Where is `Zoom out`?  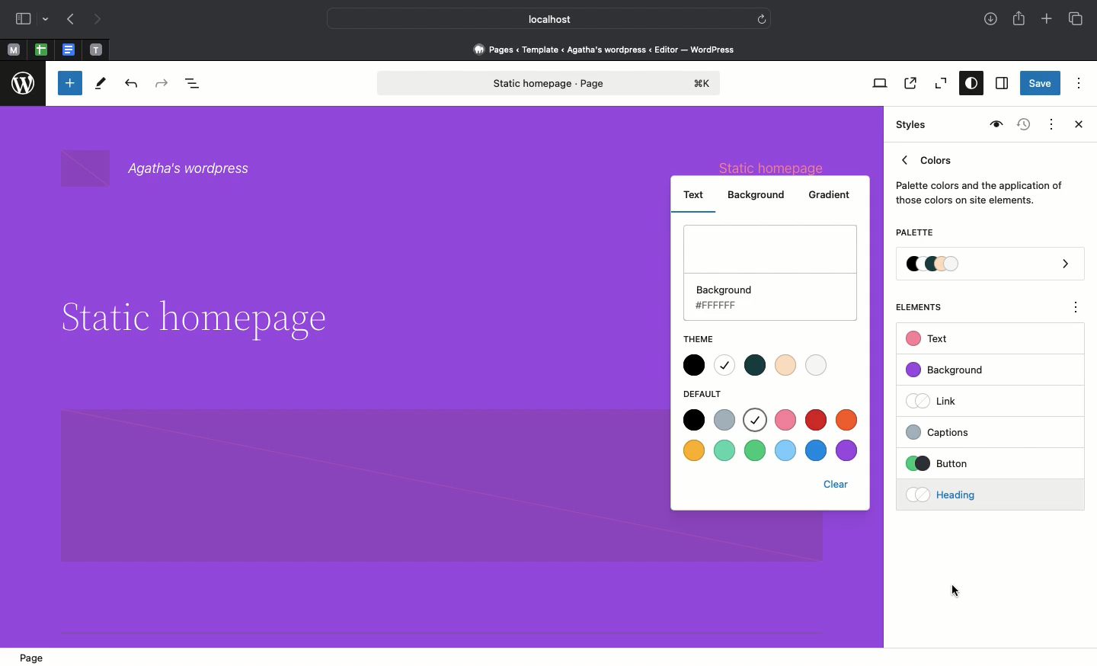 Zoom out is located at coordinates (939, 84).